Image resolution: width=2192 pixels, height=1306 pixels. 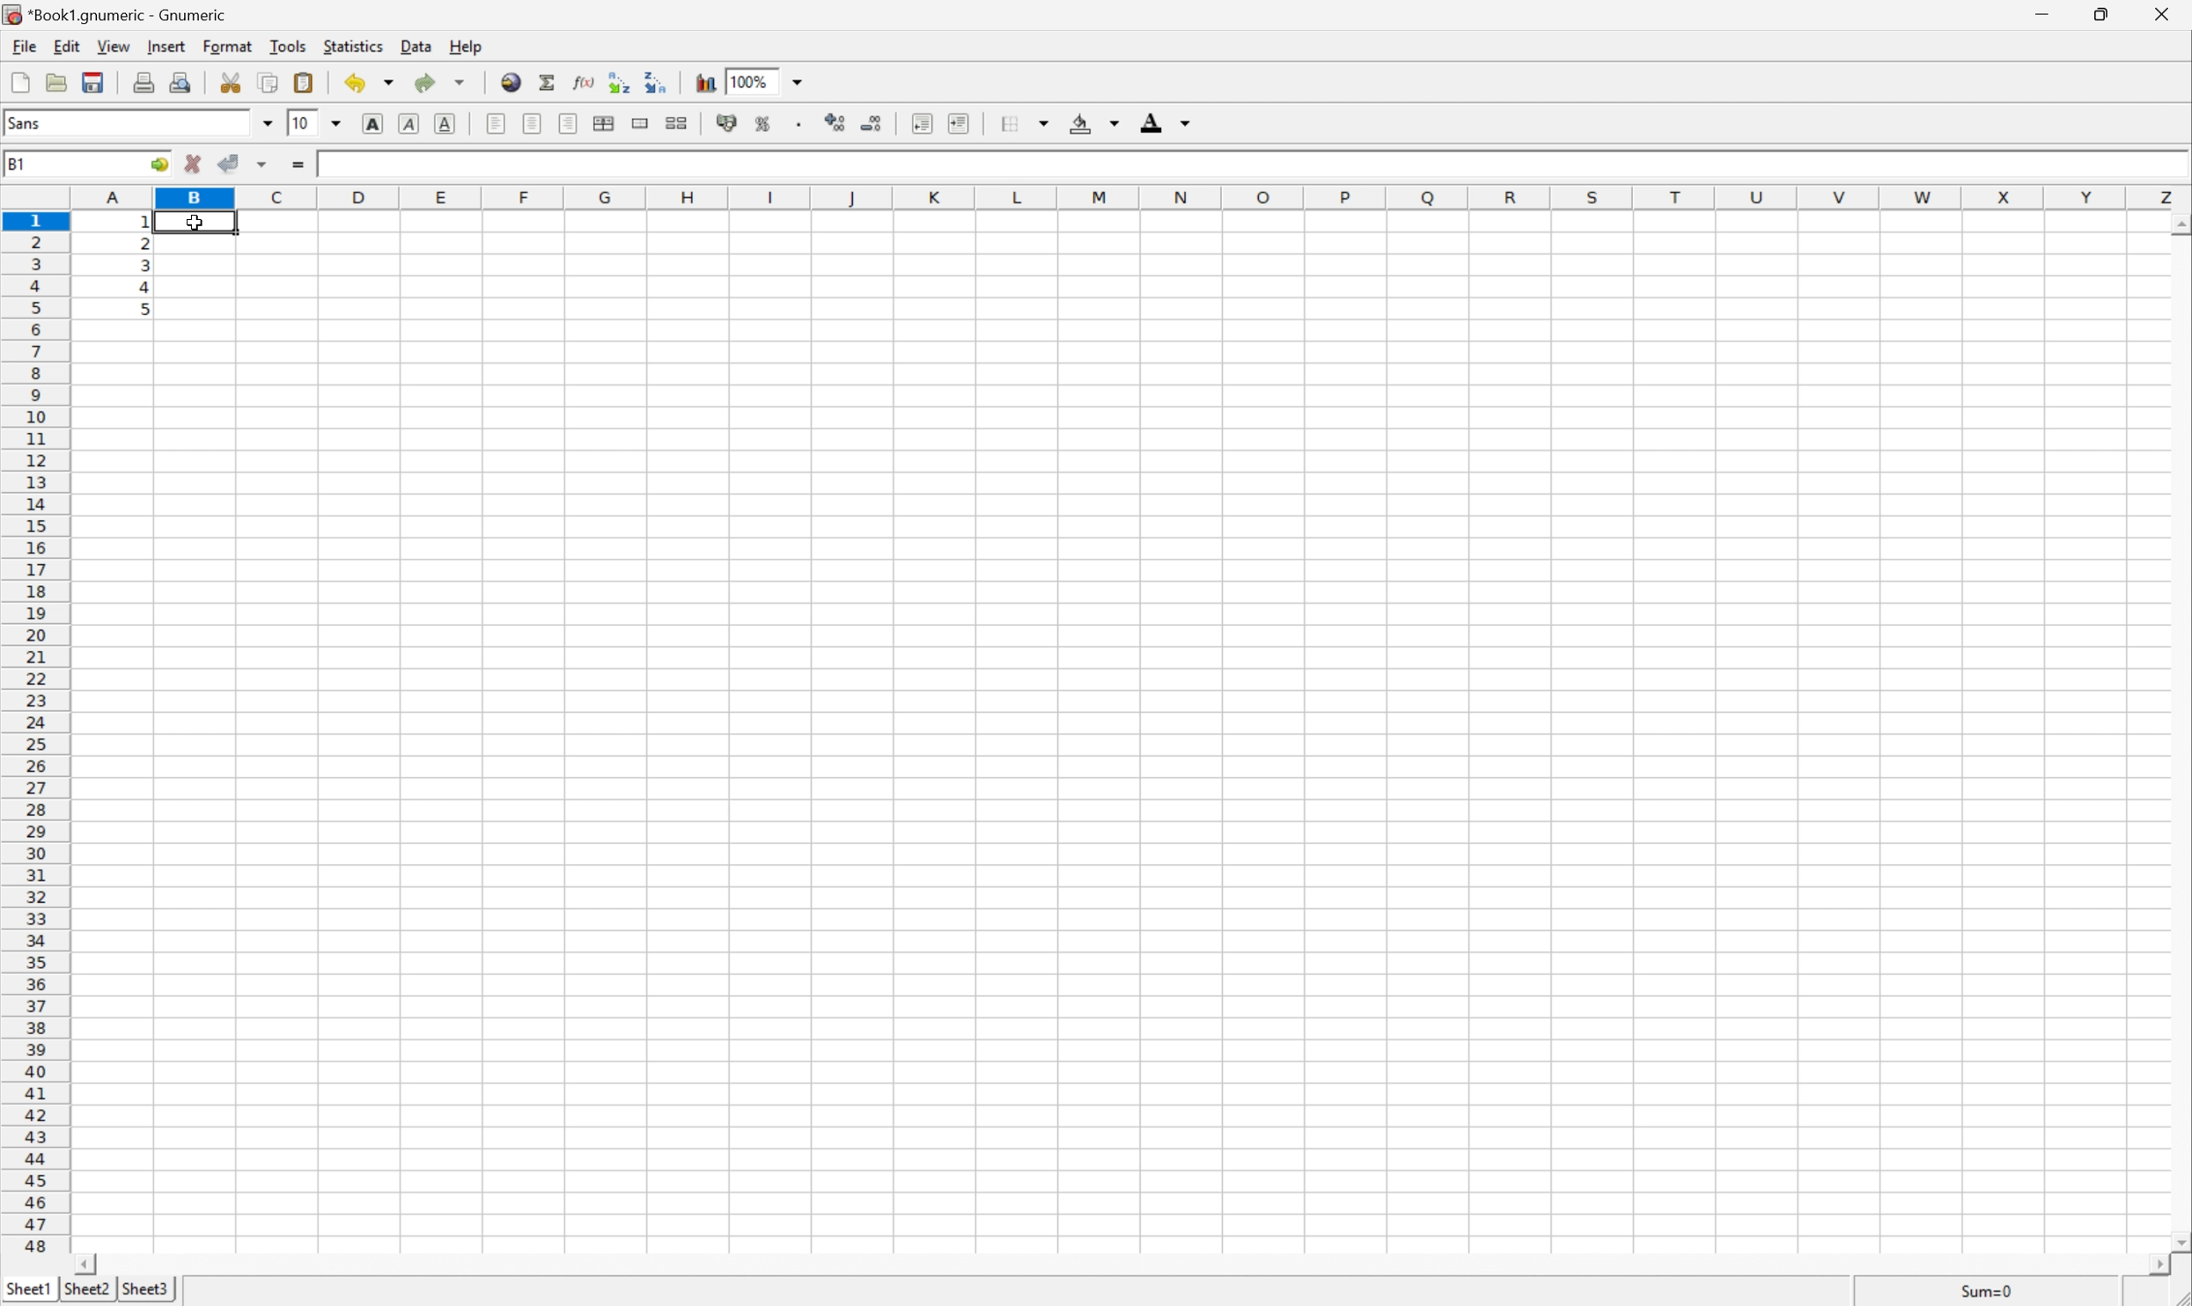 What do you see at coordinates (121, 15) in the screenshot?
I see `*Book1.gnumeric - Gnumeric` at bounding box center [121, 15].